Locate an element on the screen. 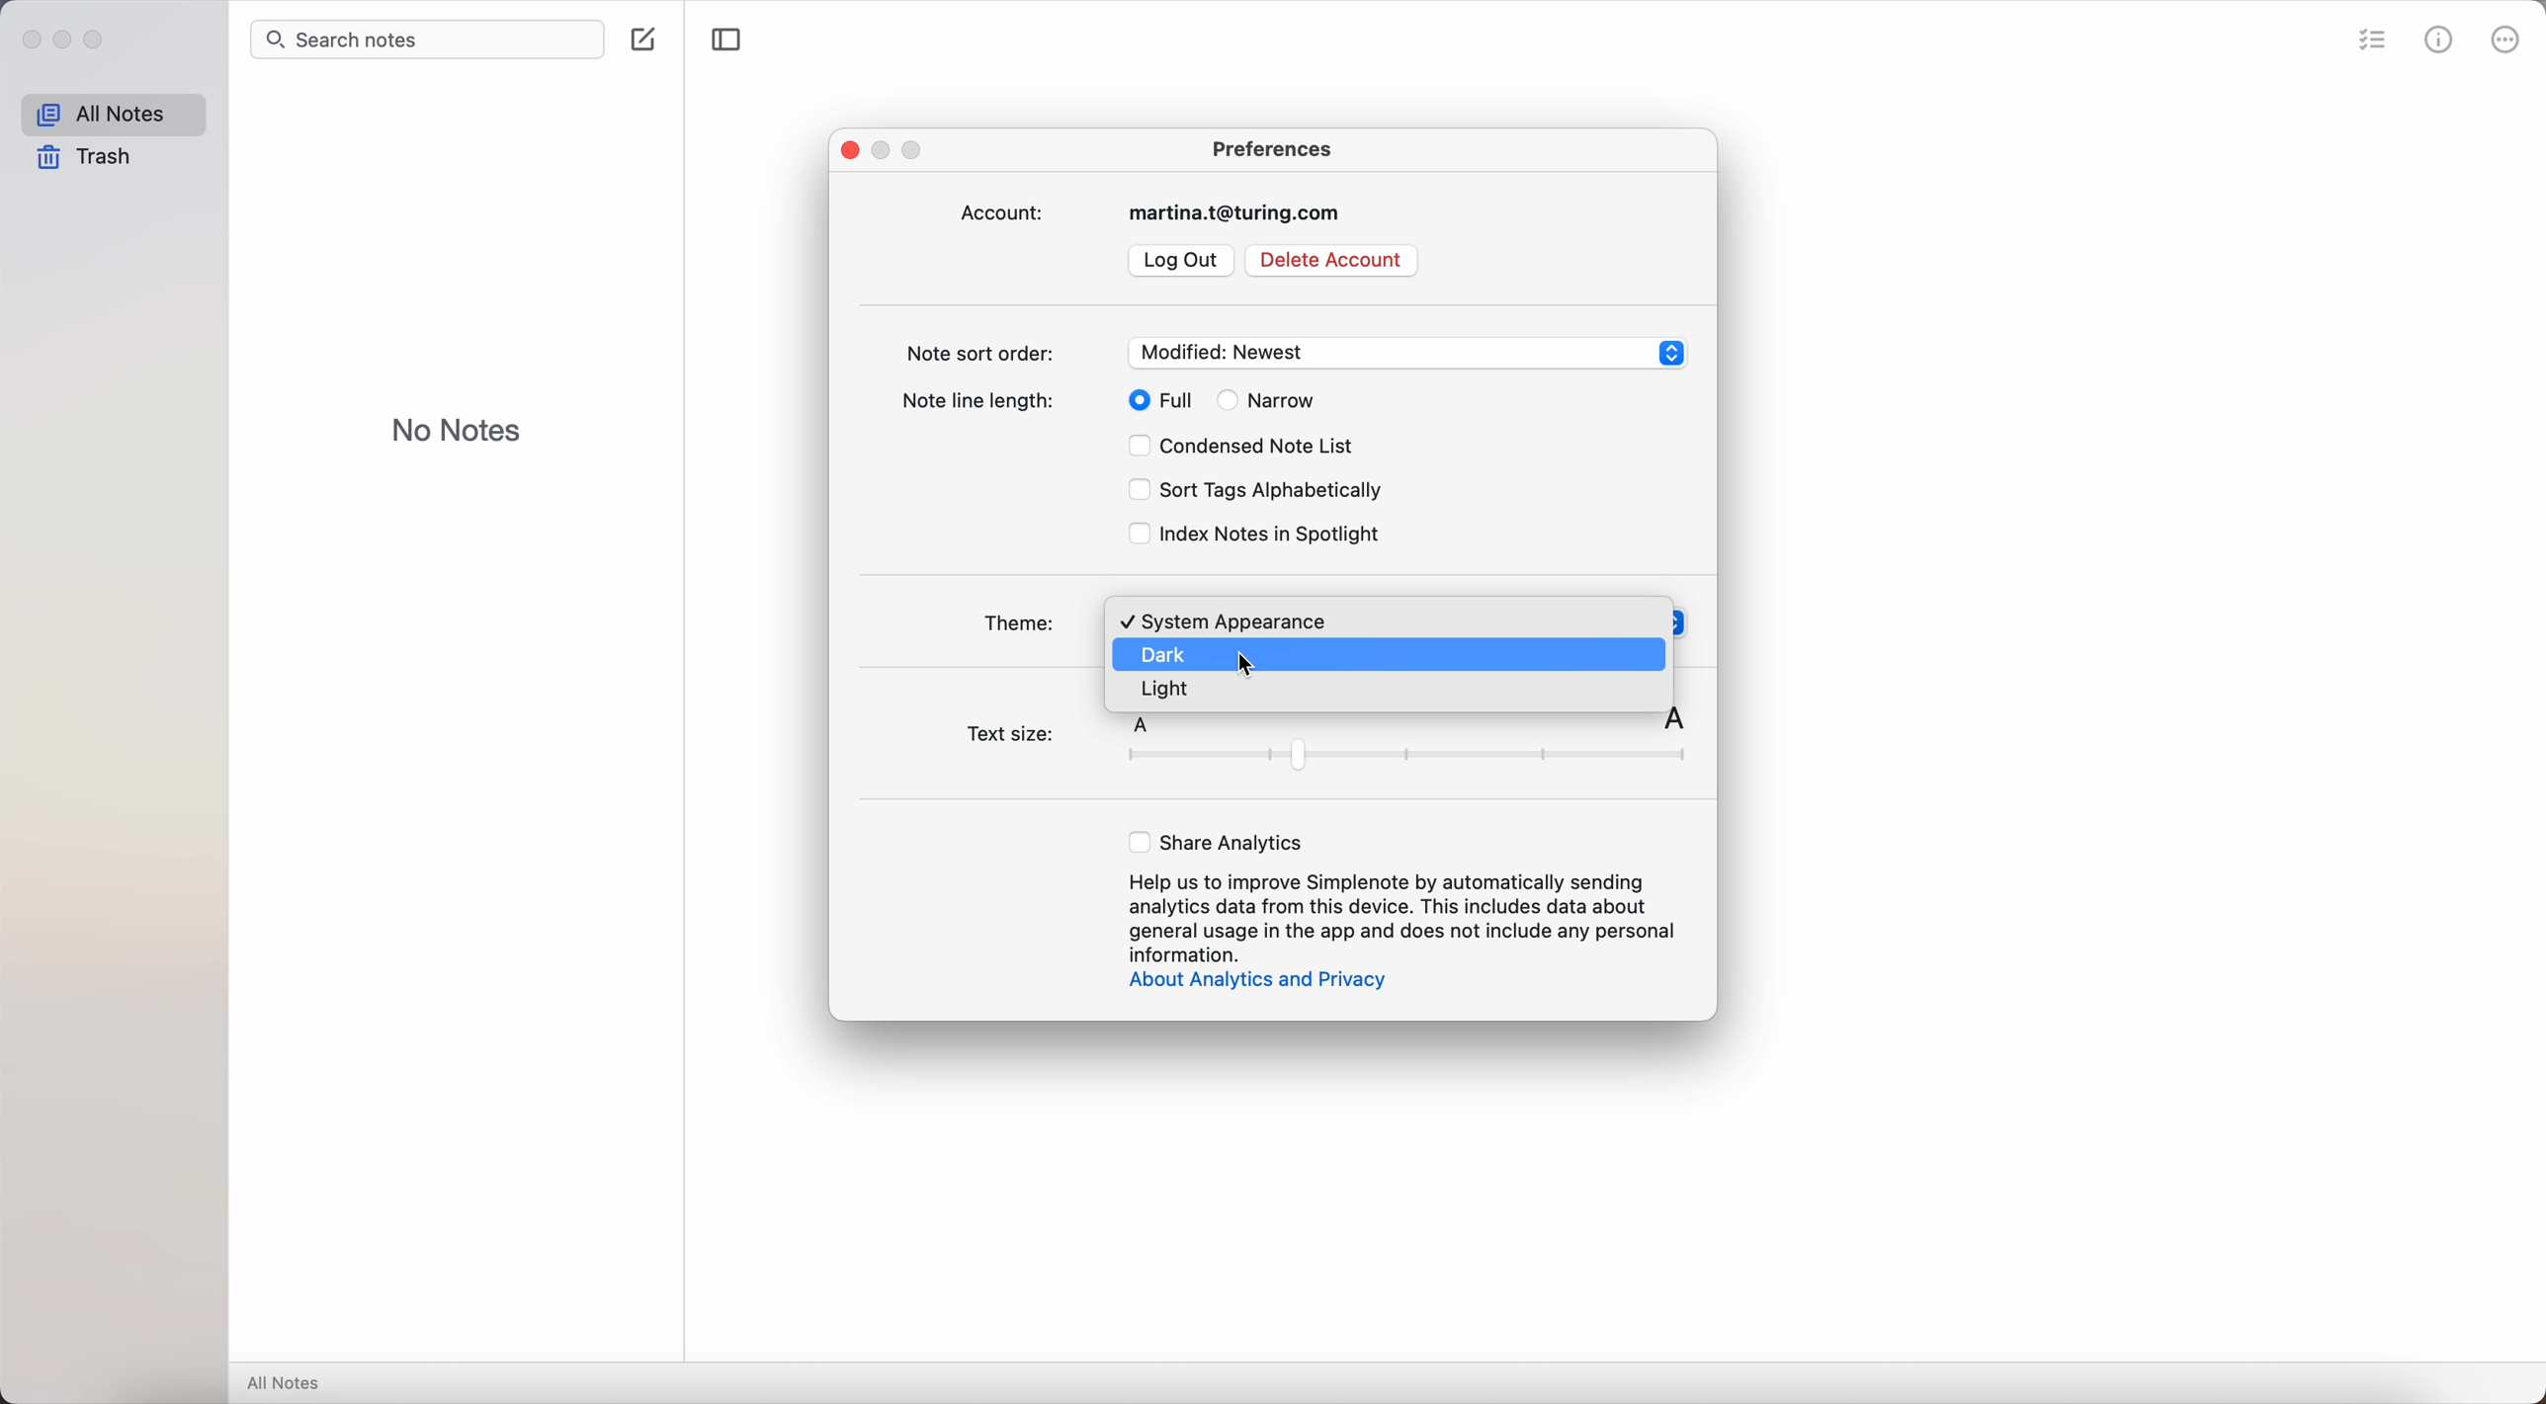 Image resolution: width=2546 pixels, height=1404 pixels. theme is located at coordinates (1023, 617).